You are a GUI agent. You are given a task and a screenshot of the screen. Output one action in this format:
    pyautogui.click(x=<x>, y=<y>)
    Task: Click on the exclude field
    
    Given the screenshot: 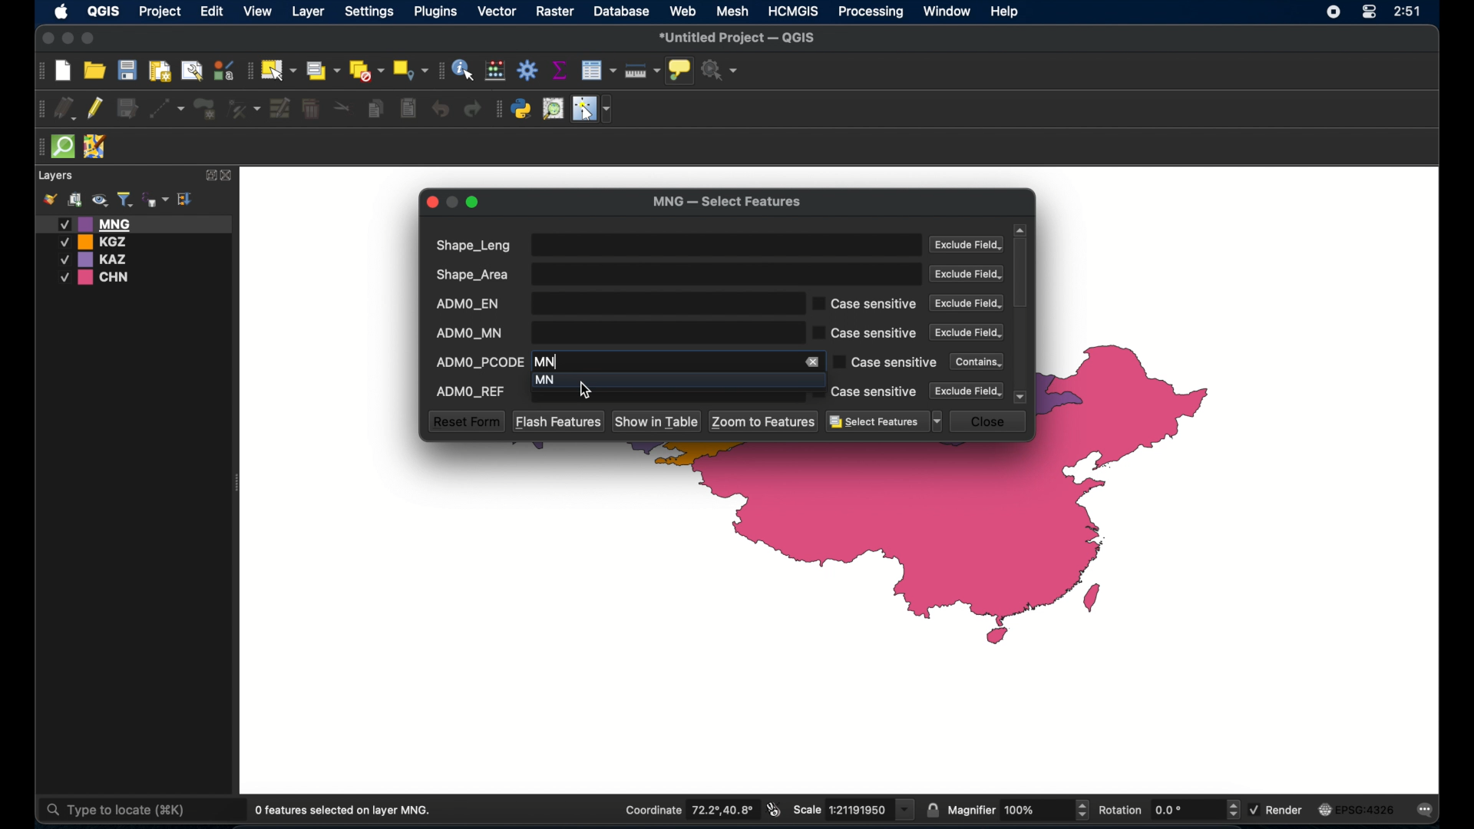 What is the action you would take?
    pyautogui.click(x=967, y=274)
    